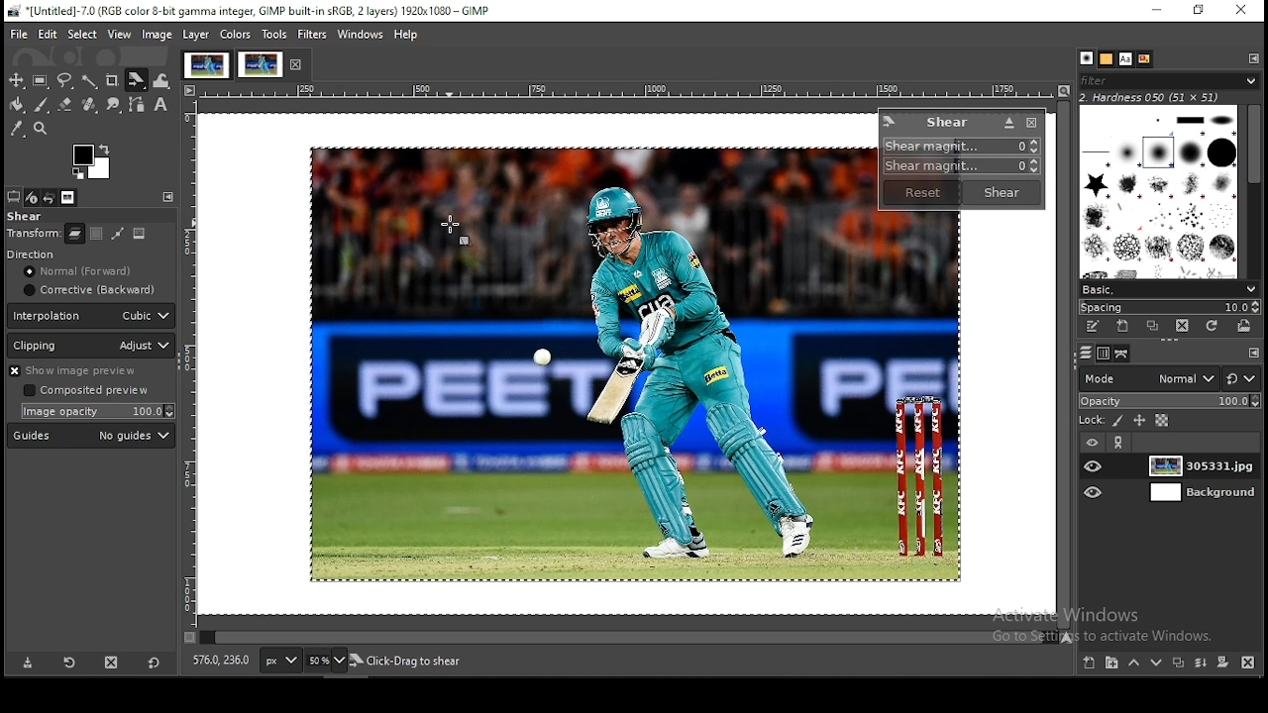 This screenshot has width=1268, height=713. What do you see at coordinates (1163, 98) in the screenshot?
I see `hardness 050 (51x51)` at bounding box center [1163, 98].